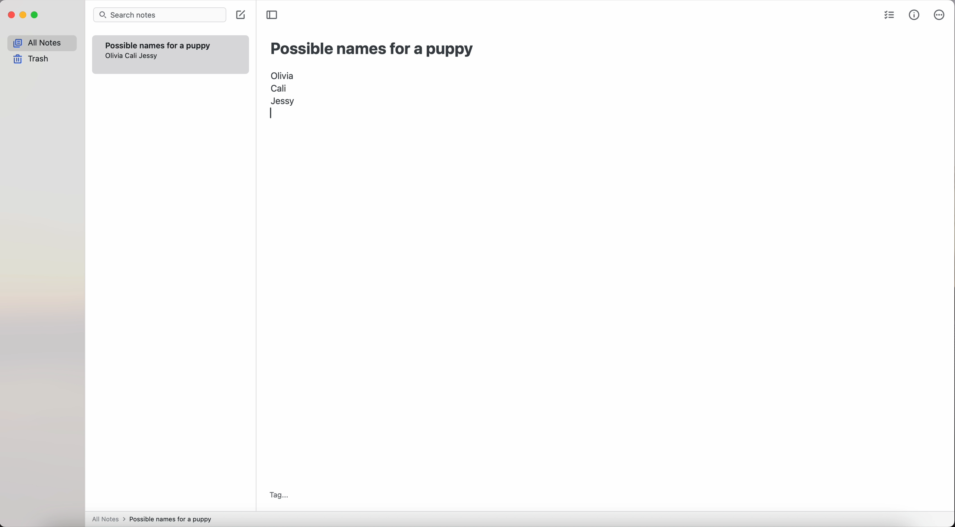 Image resolution: width=955 pixels, height=527 pixels. I want to click on search bar, so click(159, 16).